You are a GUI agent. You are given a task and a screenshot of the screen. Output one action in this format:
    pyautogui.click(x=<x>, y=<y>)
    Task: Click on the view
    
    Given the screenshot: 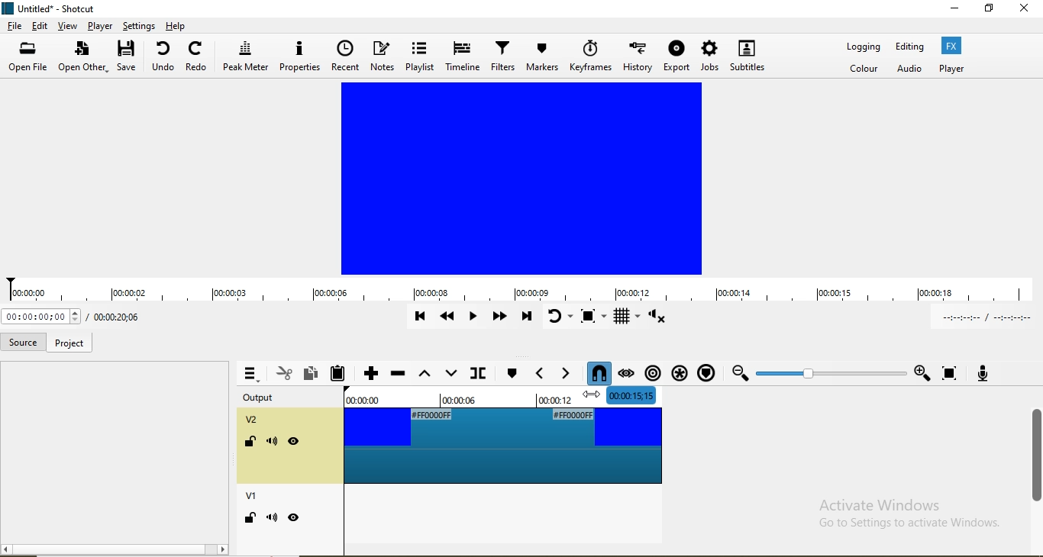 What is the action you would take?
    pyautogui.click(x=66, y=27)
    